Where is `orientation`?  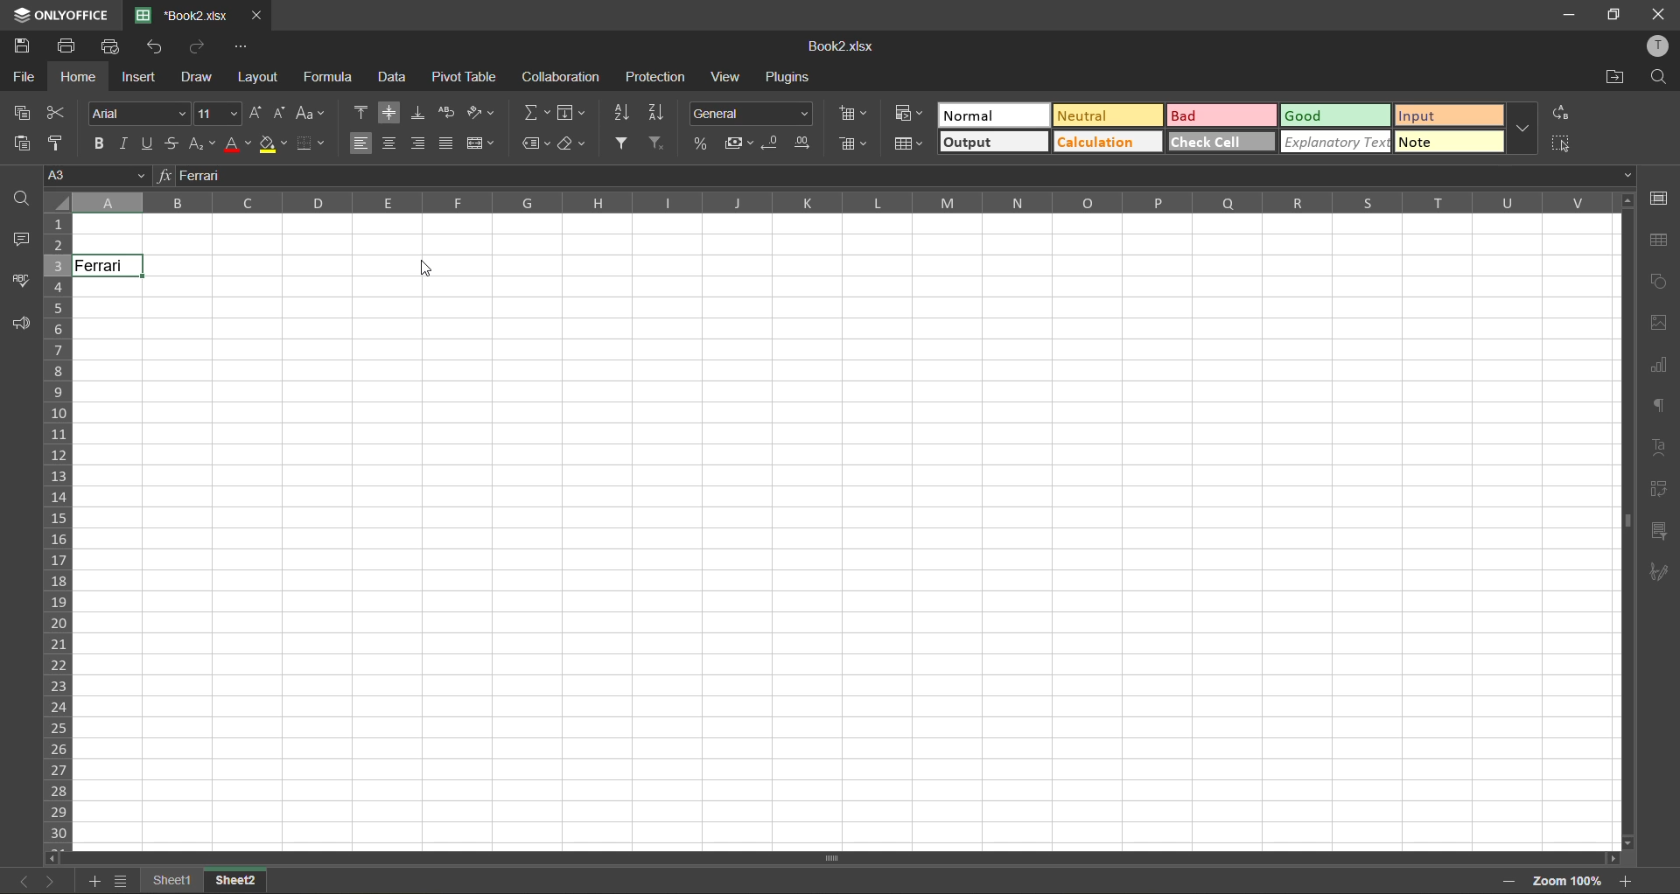 orientation is located at coordinates (480, 113).